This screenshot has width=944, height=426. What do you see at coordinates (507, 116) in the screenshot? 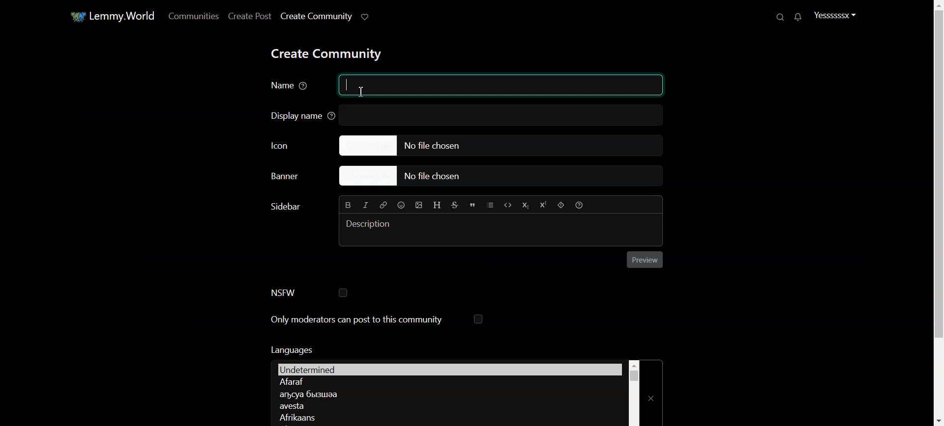
I see `text box` at bounding box center [507, 116].